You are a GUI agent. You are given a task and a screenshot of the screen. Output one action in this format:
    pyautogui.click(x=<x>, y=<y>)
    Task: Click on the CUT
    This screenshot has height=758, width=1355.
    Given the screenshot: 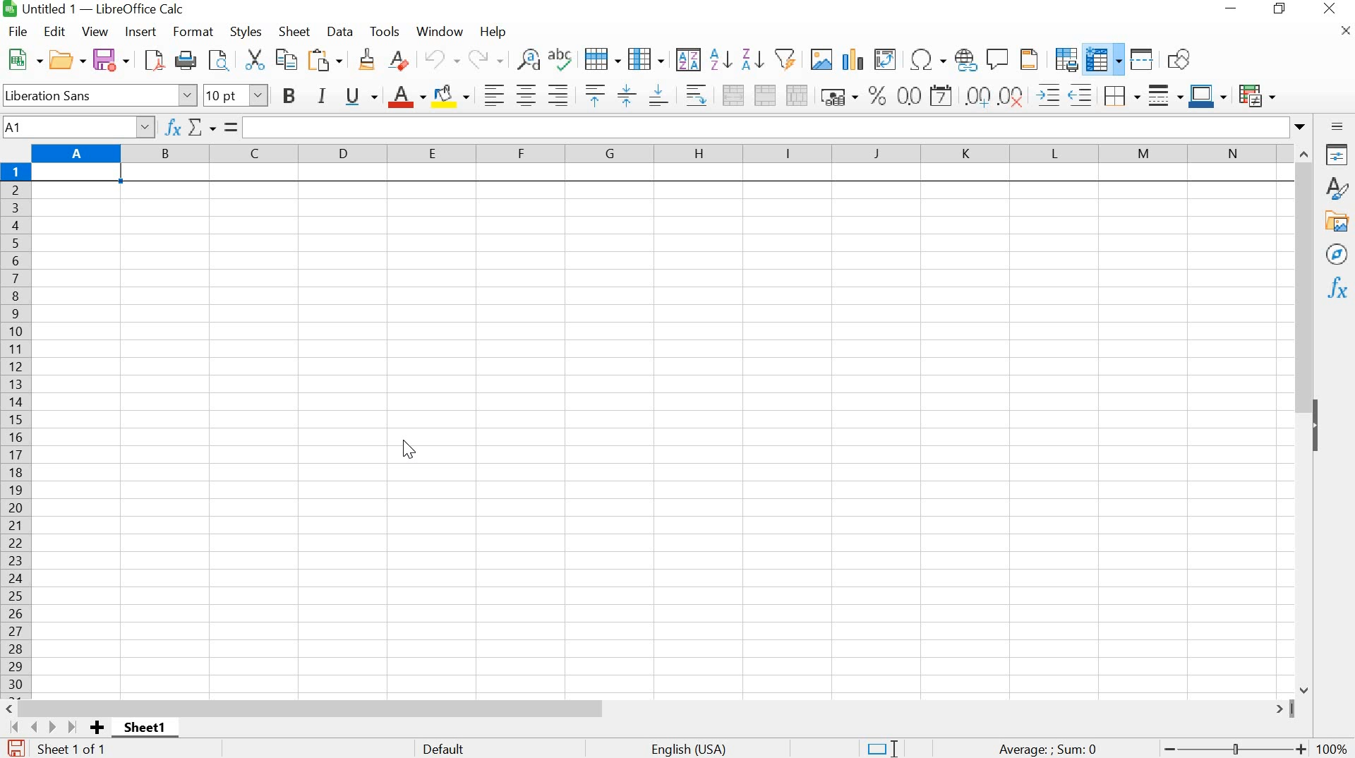 What is the action you would take?
    pyautogui.click(x=253, y=59)
    